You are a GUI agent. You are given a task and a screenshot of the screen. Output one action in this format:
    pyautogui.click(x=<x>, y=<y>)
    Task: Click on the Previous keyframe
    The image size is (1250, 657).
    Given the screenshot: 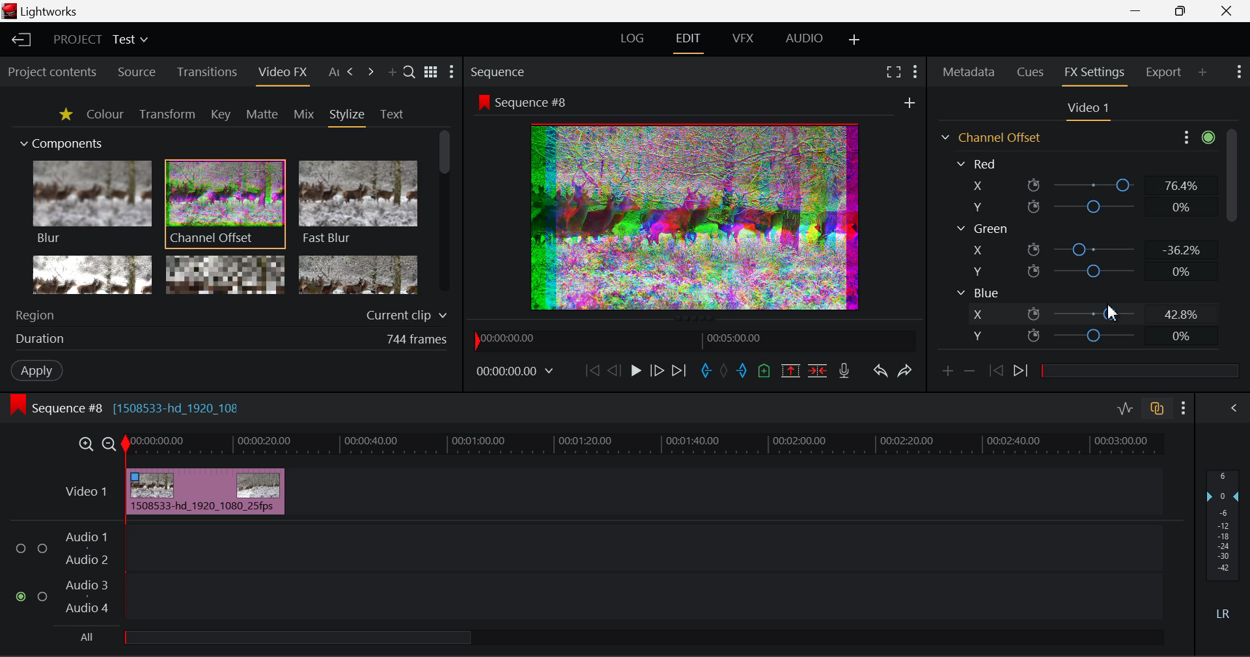 What is the action you would take?
    pyautogui.click(x=997, y=371)
    